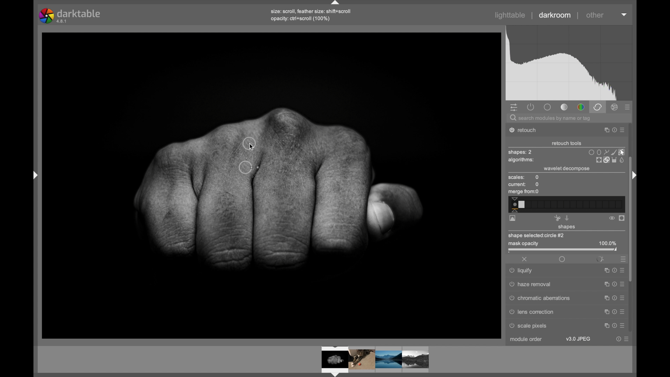  Describe the element at coordinates (540, 298) in the screenshot. I see `chromatic aberrations` at that location.